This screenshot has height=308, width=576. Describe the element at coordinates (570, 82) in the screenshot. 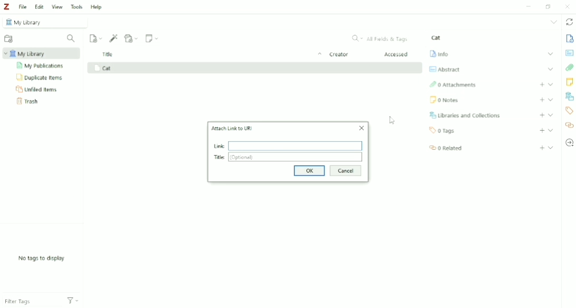

I see `Notes` at that location.